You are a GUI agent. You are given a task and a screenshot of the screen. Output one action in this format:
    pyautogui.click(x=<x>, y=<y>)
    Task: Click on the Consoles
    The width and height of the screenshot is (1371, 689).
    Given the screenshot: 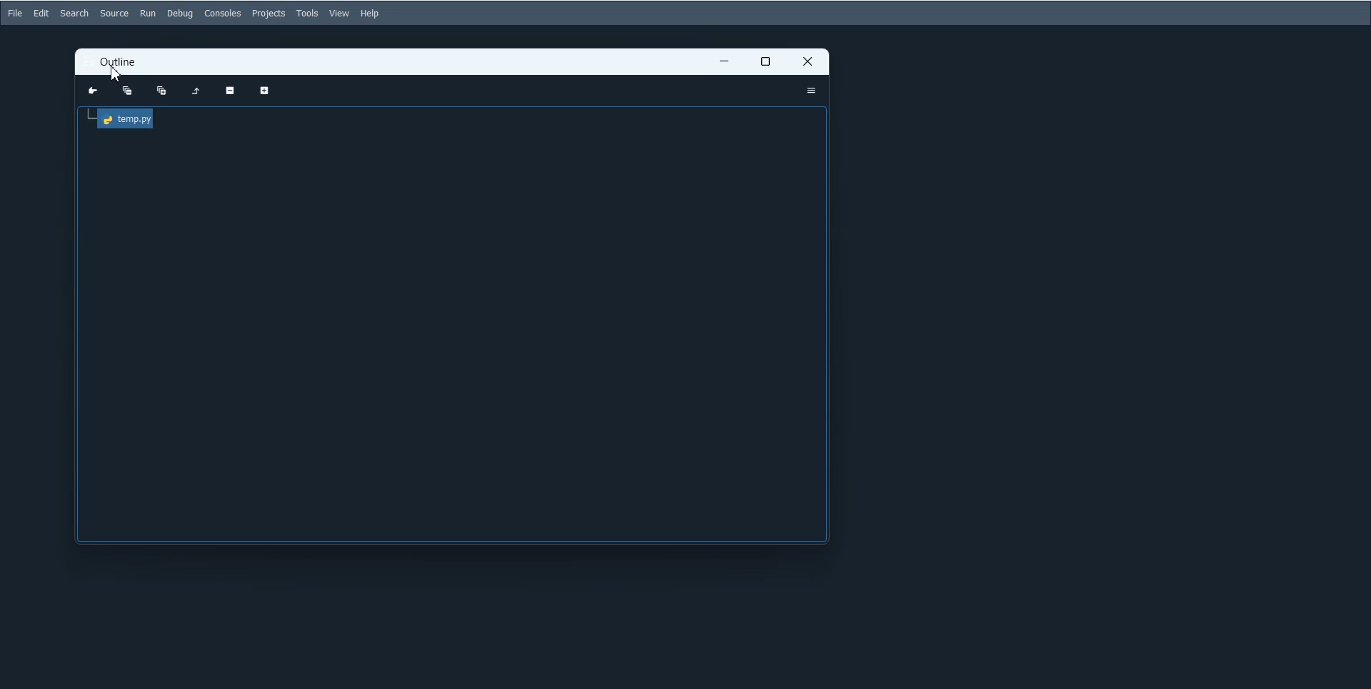 What is the action you would take?
    pyautogui.click(x=223, y=13)
    